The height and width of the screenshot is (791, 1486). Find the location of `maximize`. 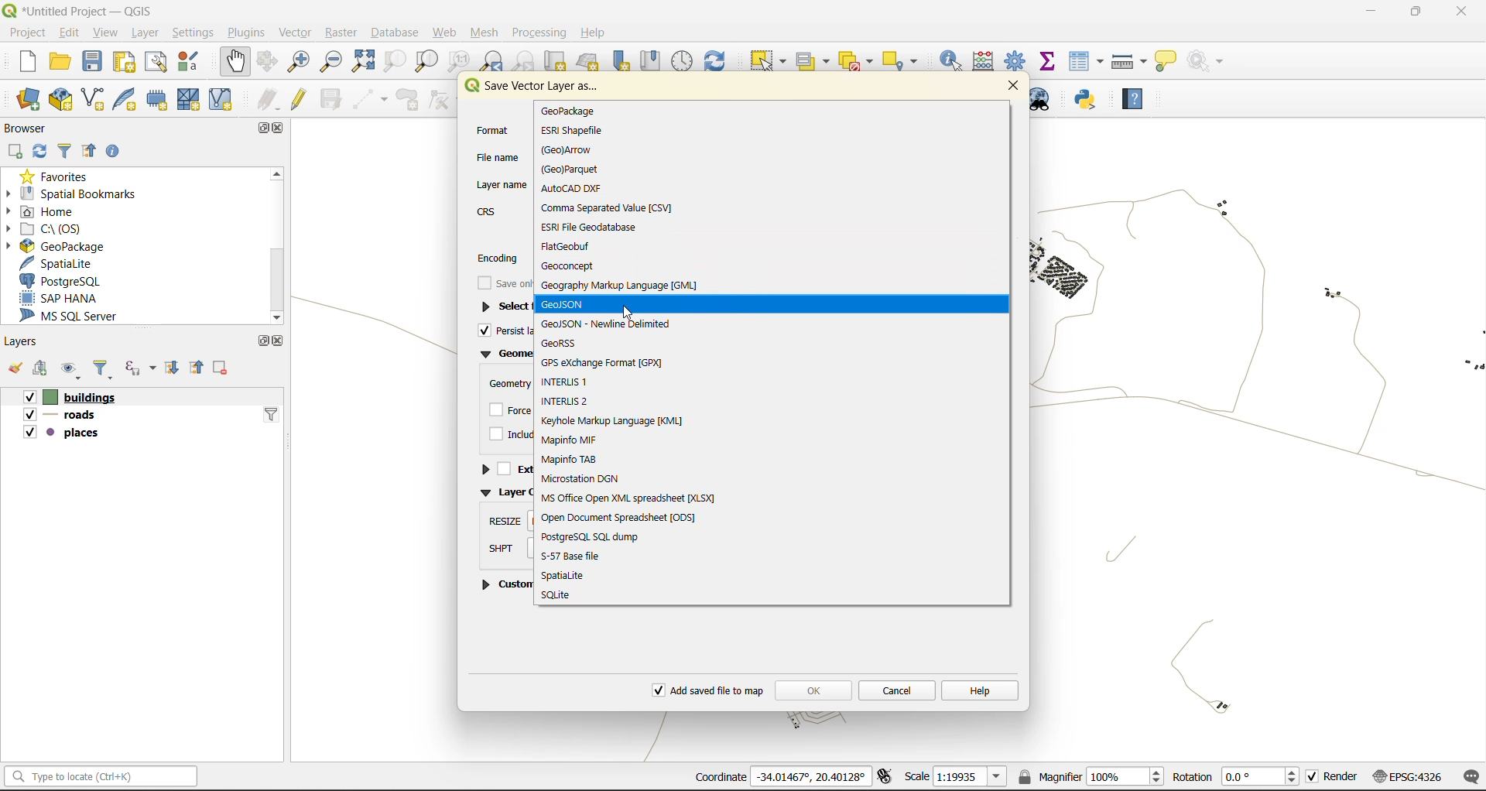

maximize is located at coordinates (264, 342).